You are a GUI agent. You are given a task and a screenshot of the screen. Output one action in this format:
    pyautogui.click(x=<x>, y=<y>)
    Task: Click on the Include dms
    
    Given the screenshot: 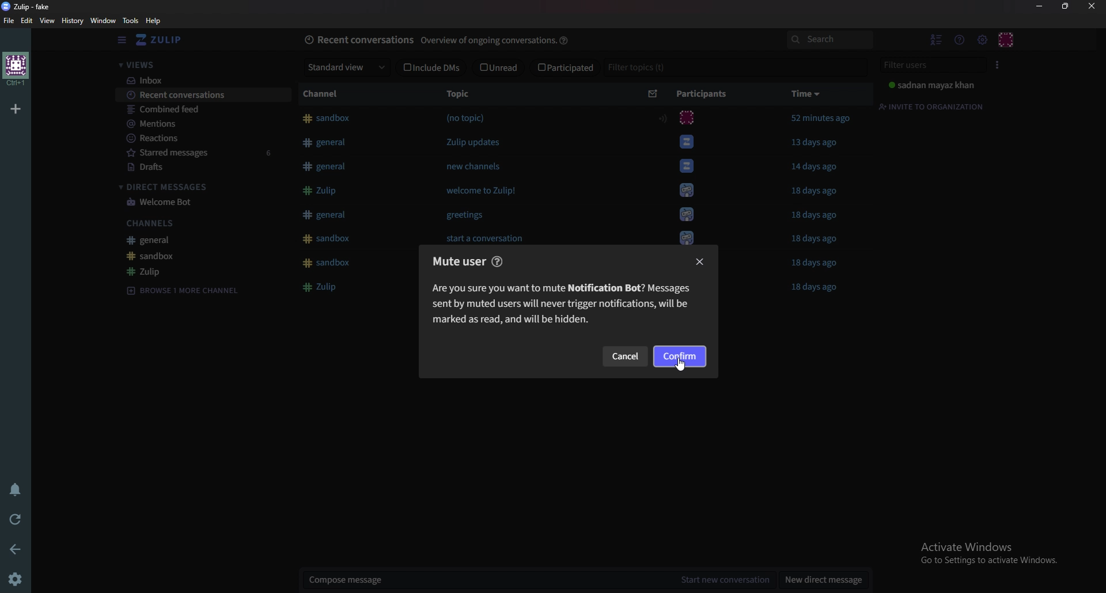 What is the action you would take?
    pyautogui.click(x=432, y=69)
    